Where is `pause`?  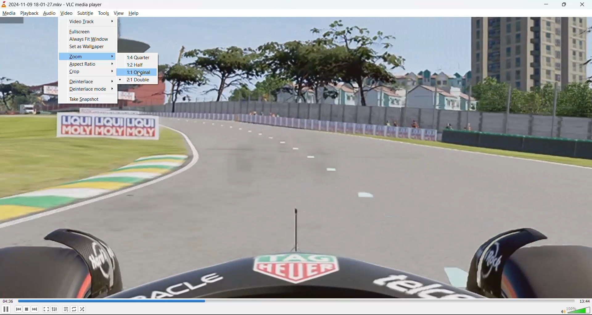 pause is located at coordinates (7, 310).